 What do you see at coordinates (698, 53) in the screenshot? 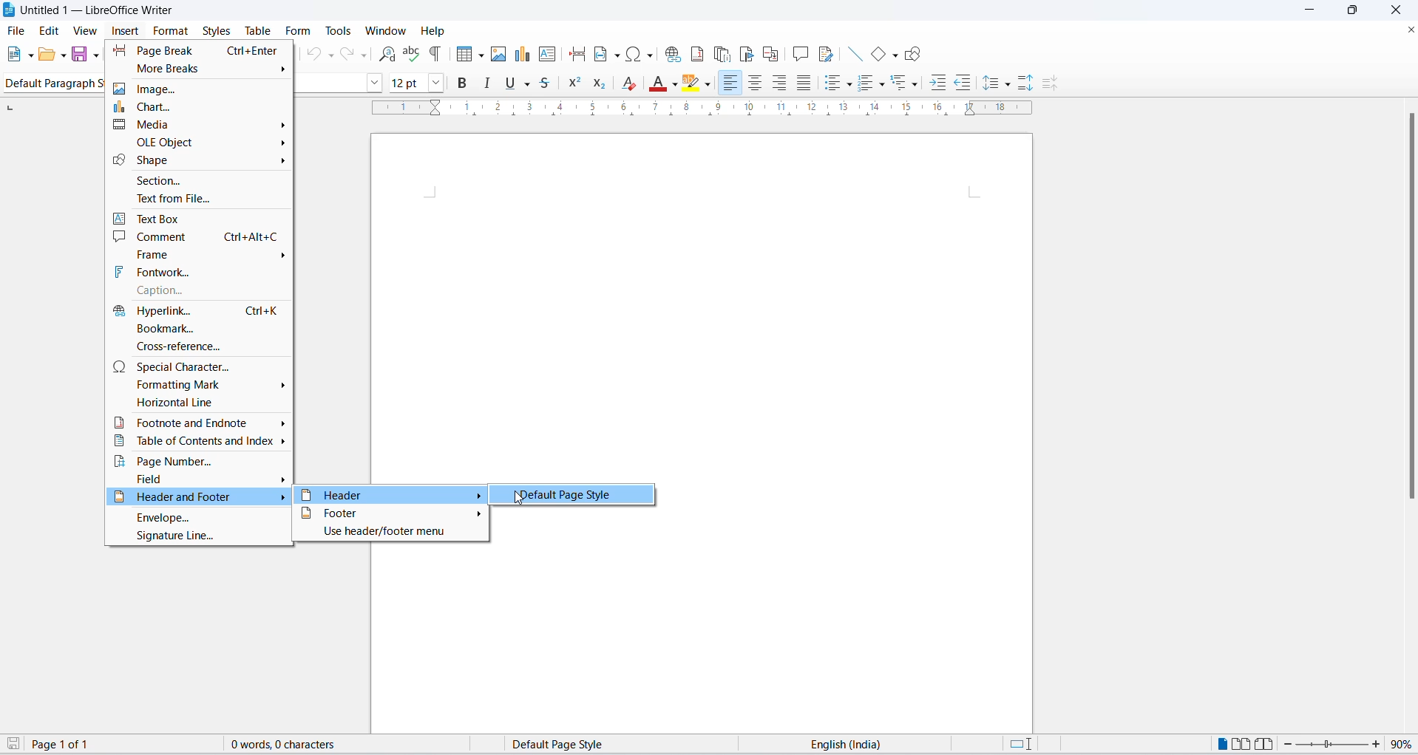
I see `insert footnote` at bounding box center [698, 53].